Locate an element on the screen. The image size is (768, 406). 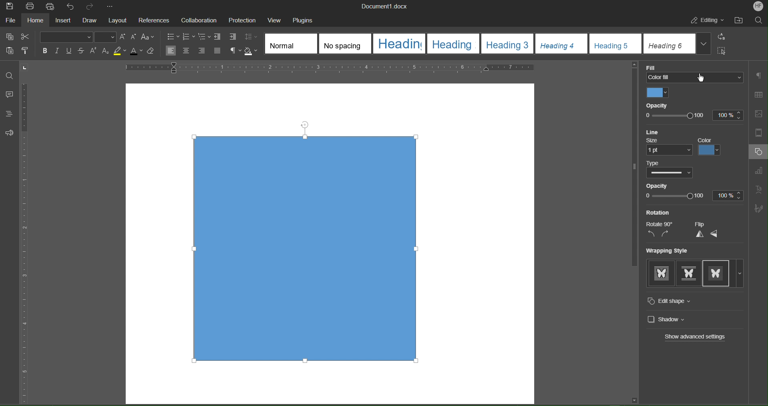
Opacity slide bar is located at coordinates (672, 117).